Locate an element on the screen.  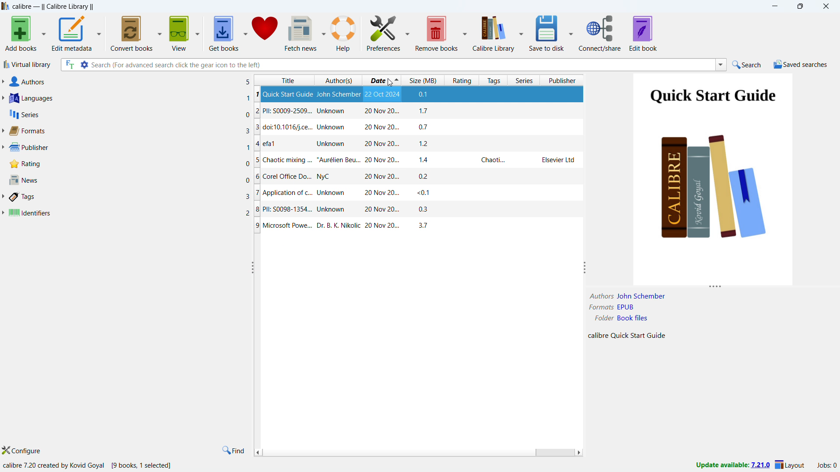
20 Nov 20.. is located at coordinates (374, 210).